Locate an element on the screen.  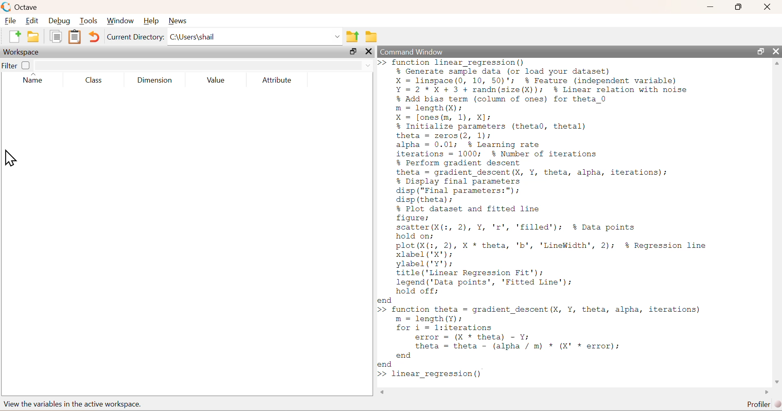
scroll down is located at coordinates (776, 382).